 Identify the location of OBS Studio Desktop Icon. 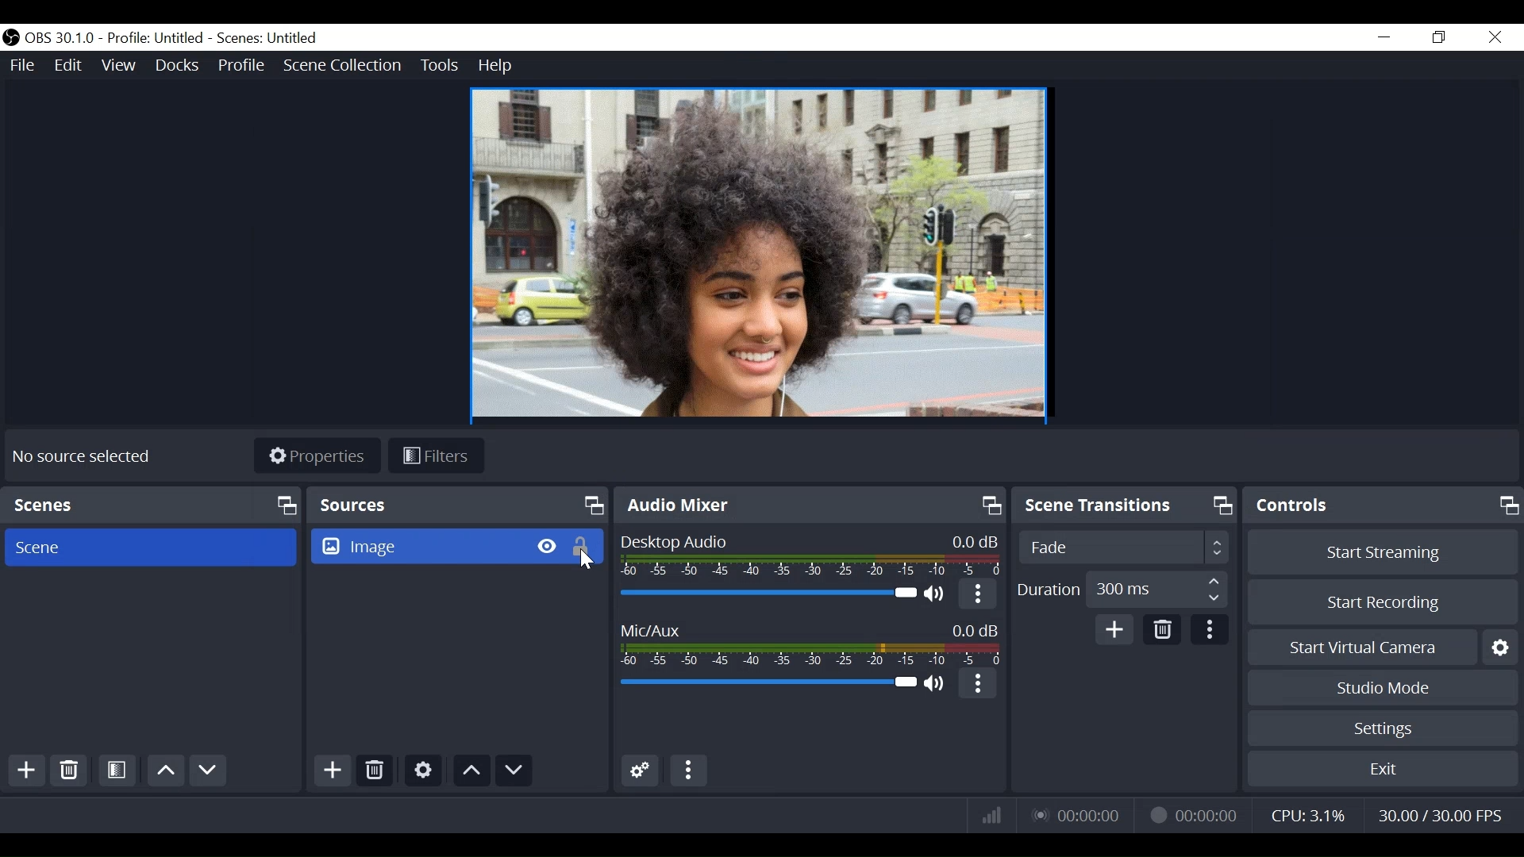
(11, 38).